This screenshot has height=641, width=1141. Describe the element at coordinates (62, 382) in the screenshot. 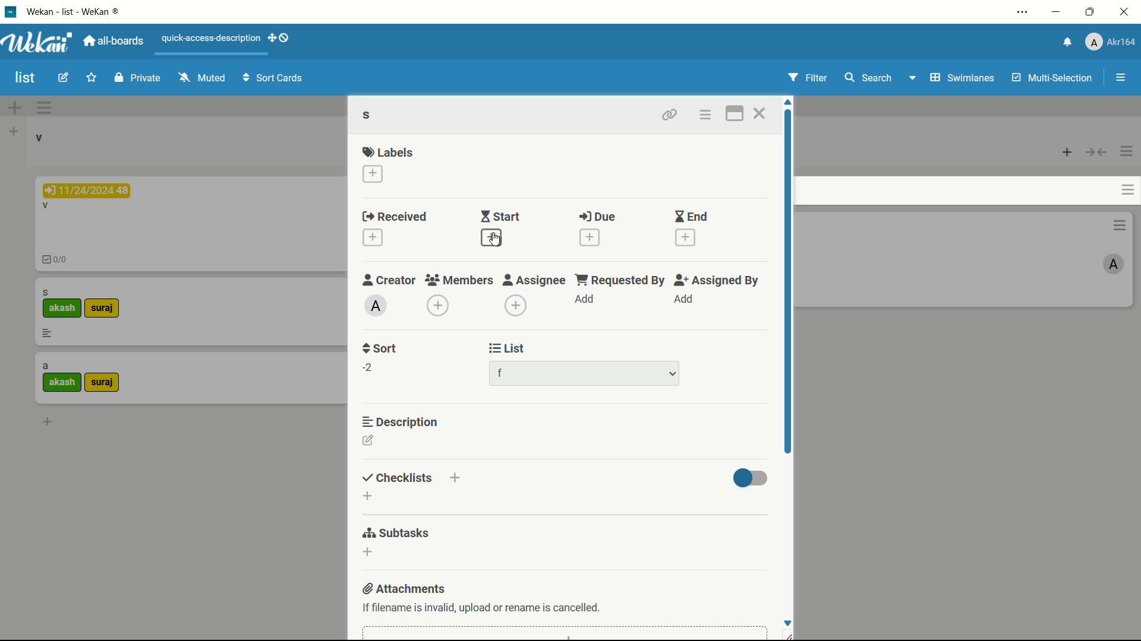

I see `label-1` at that location.